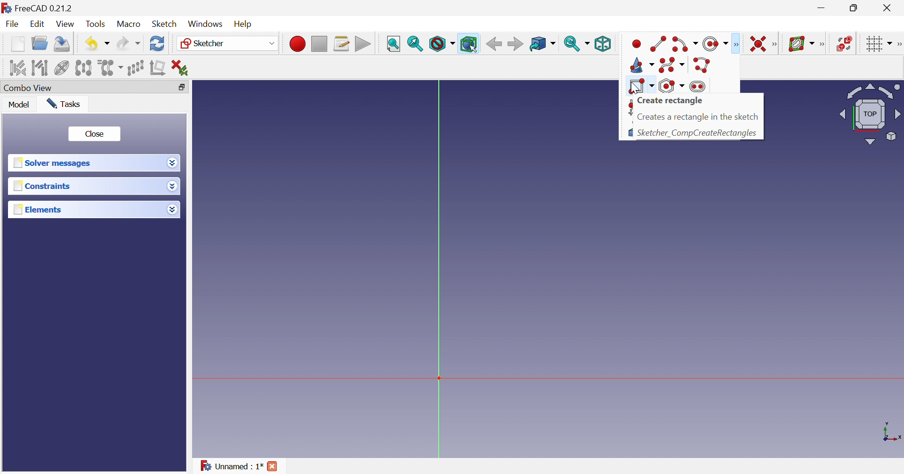 The width and height of the screenshot is (904, 474). I want to click on Symmetry, so click(84, 68).